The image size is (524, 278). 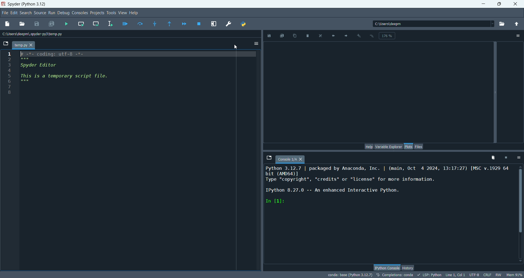 What do you see at coordinates (269, 158) in the screenshot?
I see `browse tabs` at bounding box center [269, 158].